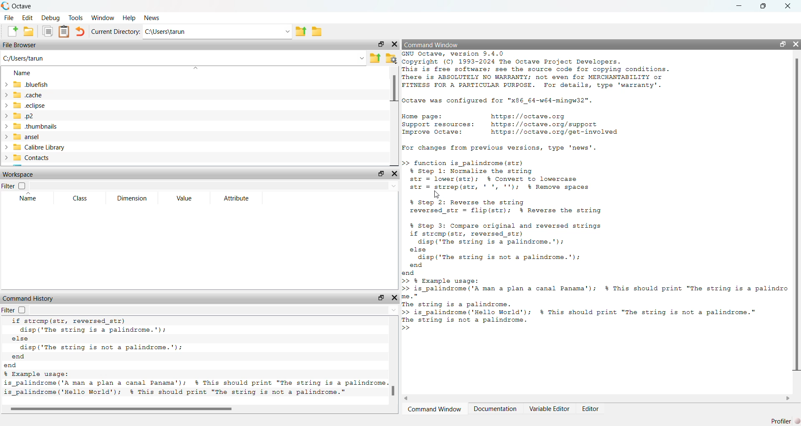 The width and height of the screenshot is (801, 426). I want to click on octave version and date, so click(177, 392).